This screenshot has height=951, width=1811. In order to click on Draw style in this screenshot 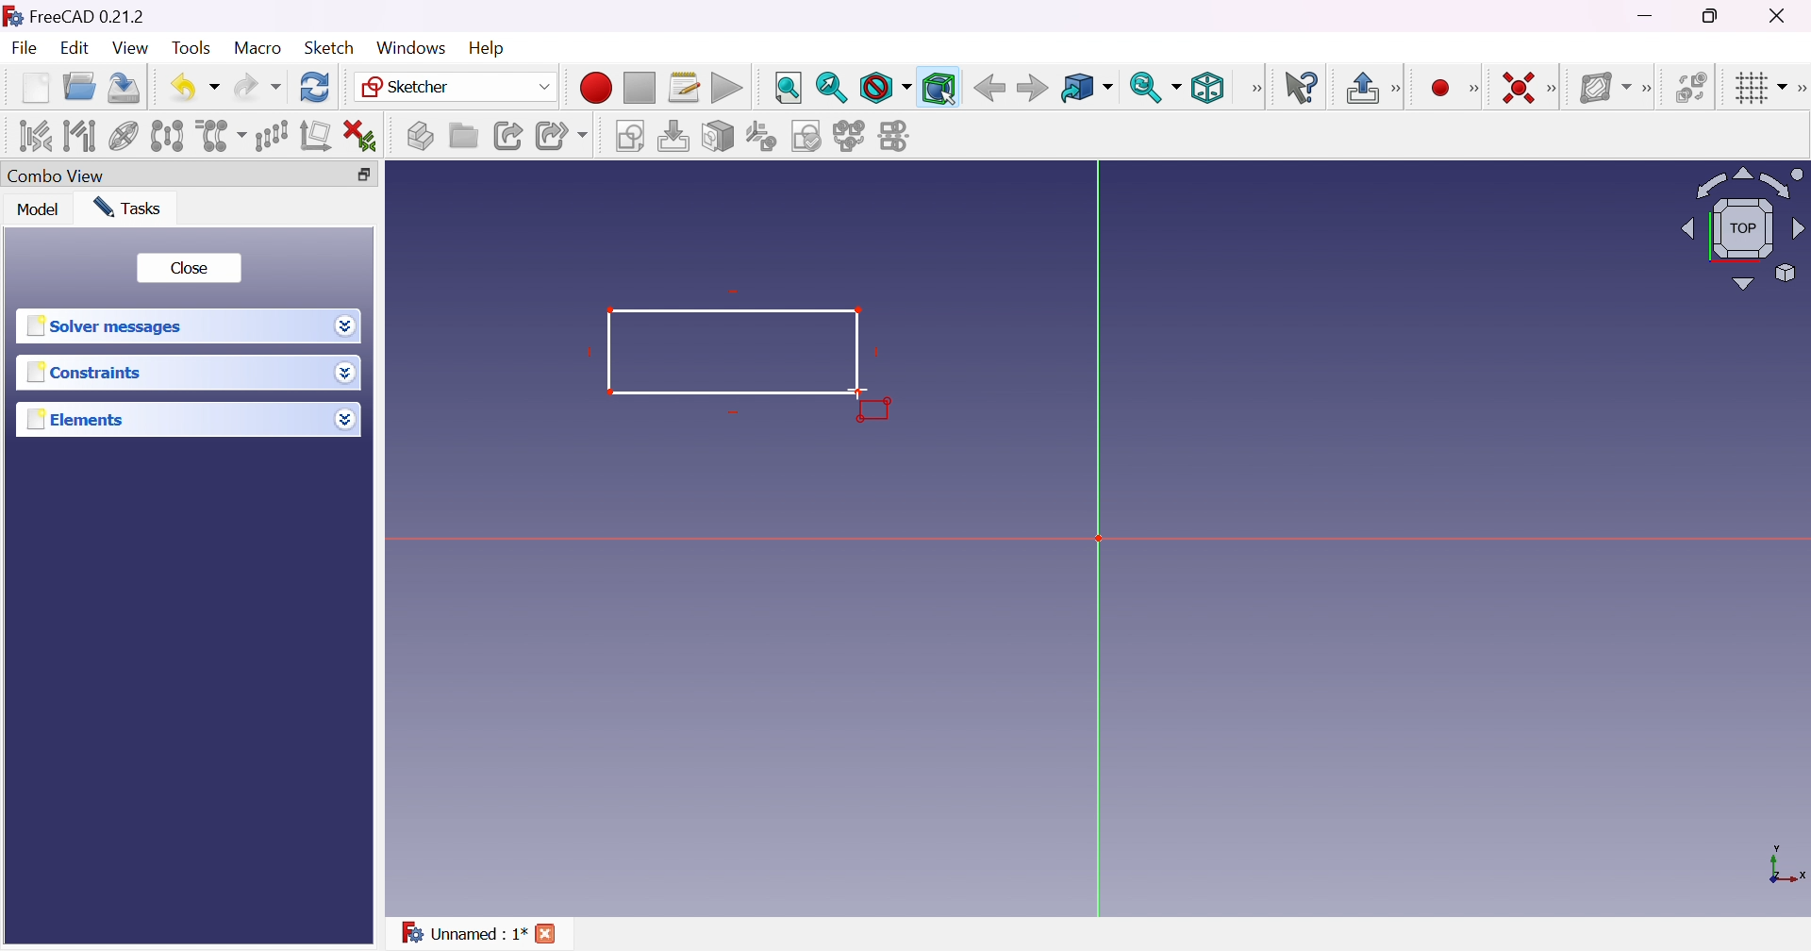, I will do `click(884, 88)`.